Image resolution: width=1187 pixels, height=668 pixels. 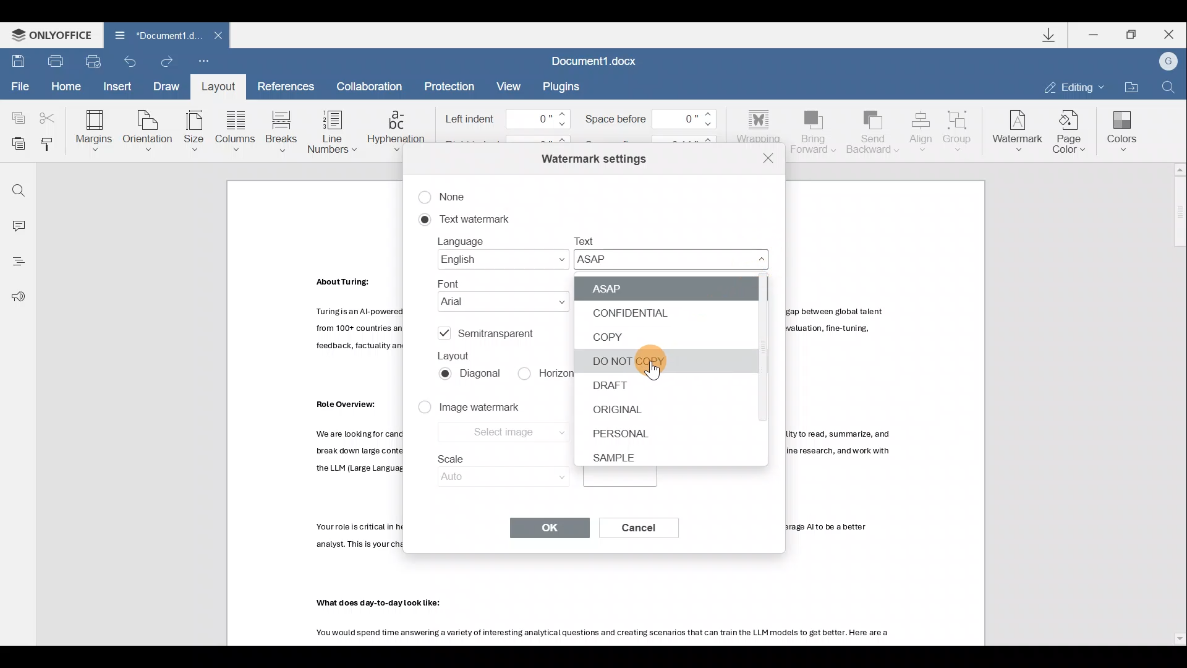 What do you see at coordinates (1167, 60) in the screenshot?
I see `Account name` at bounding box center [1167, 60].